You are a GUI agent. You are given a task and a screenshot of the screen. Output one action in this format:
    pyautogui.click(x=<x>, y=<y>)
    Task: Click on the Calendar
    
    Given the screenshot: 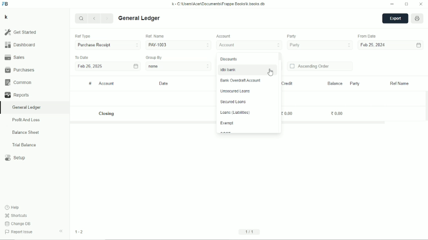 What is the action you would take?
    pyautogui.click(x=136, y=66)
    